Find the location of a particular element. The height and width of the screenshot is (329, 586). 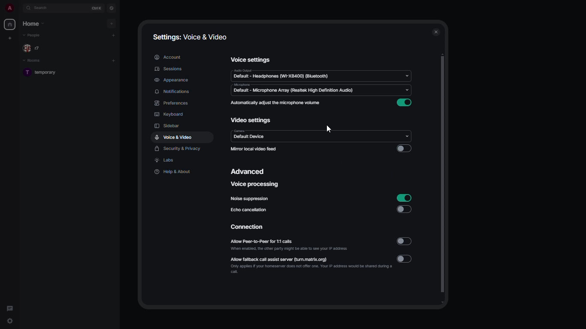

disabled is located at coordinates (405, 258).